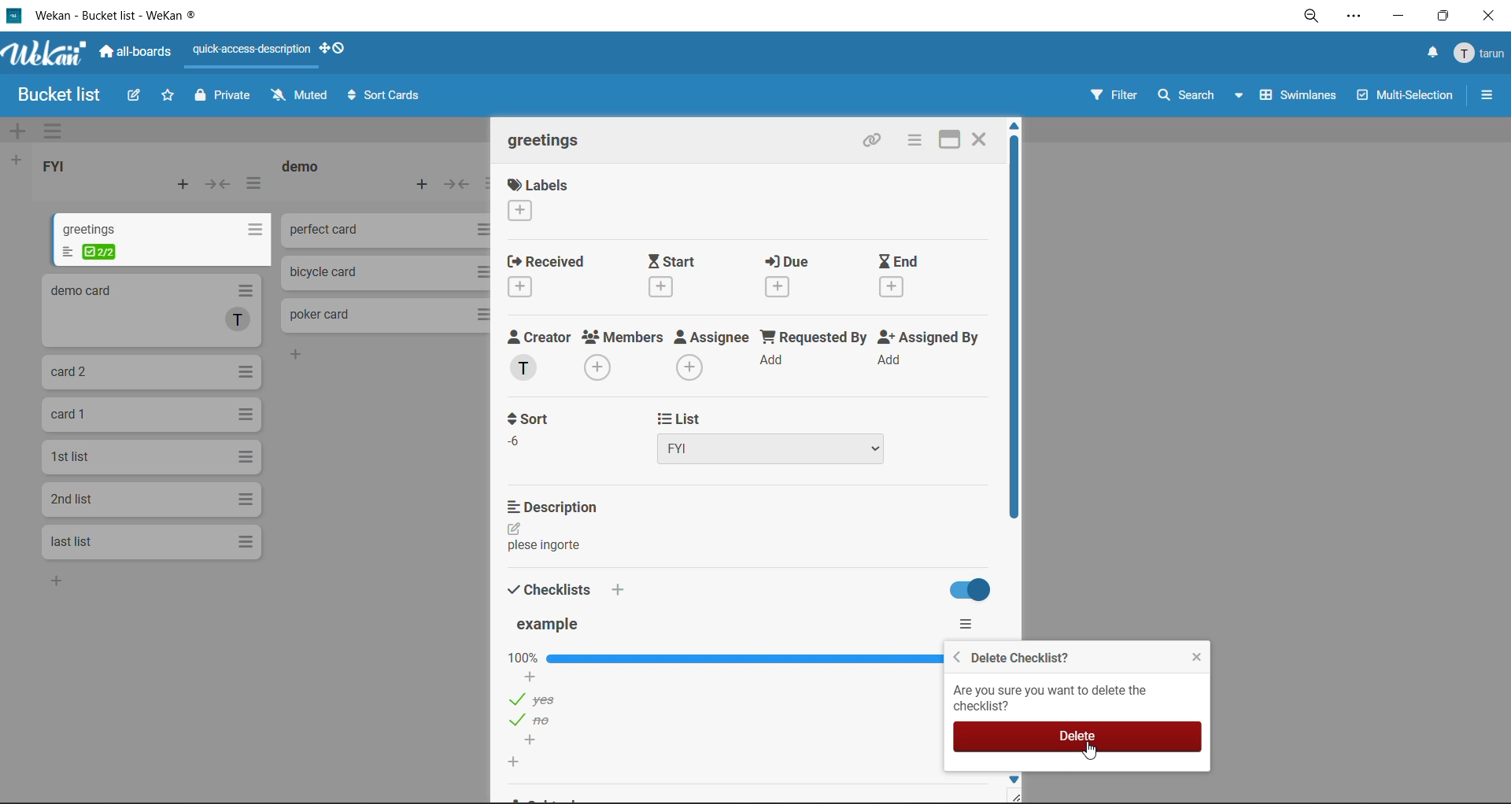 This screenshot has width=1511, height=804. Describe the element at coordinates (338, 46) in the screenshot. I see `show desktop drag handles` at that location.